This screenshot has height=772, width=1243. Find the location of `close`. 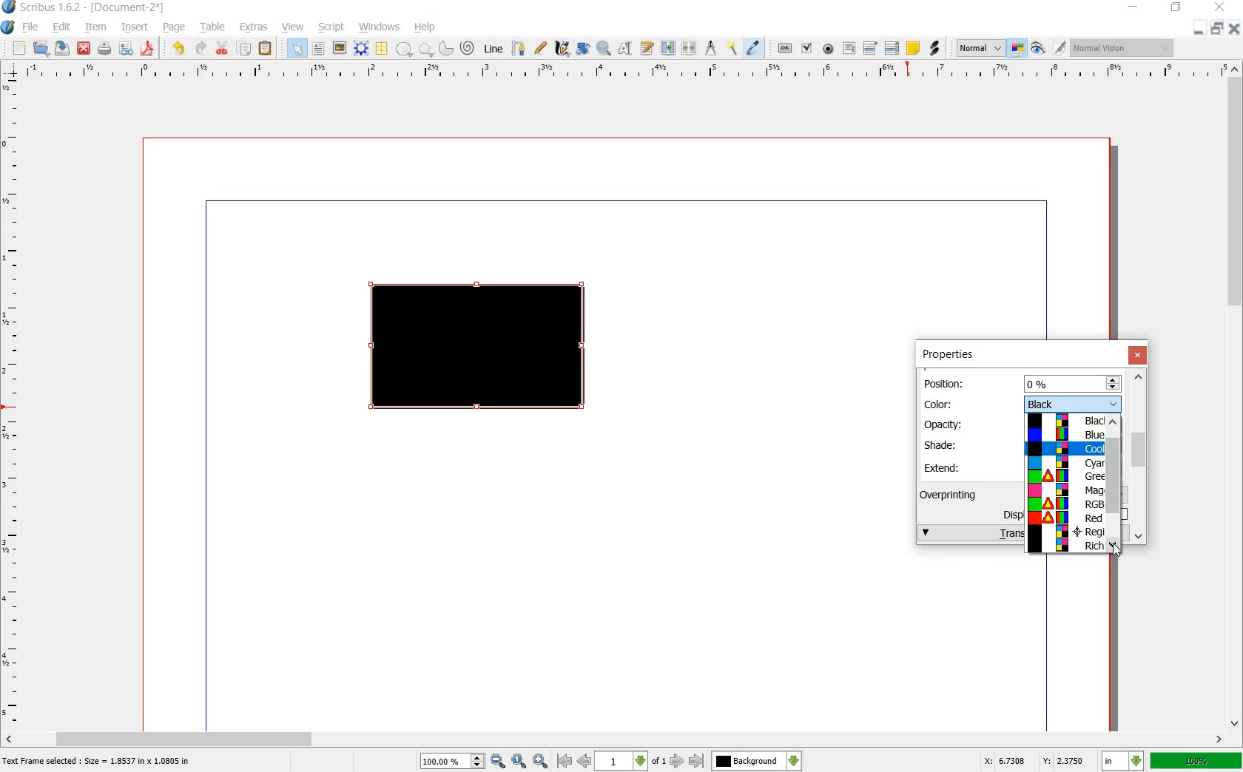

close is located at coordinates (1222, 7).